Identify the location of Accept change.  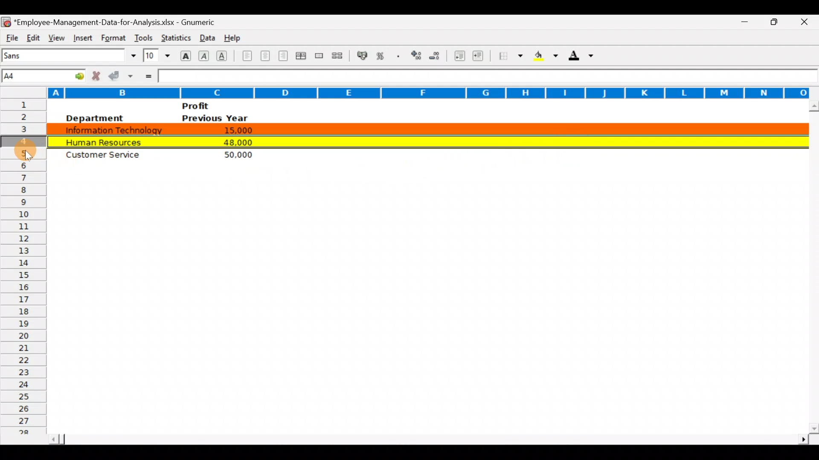
(122, 75).